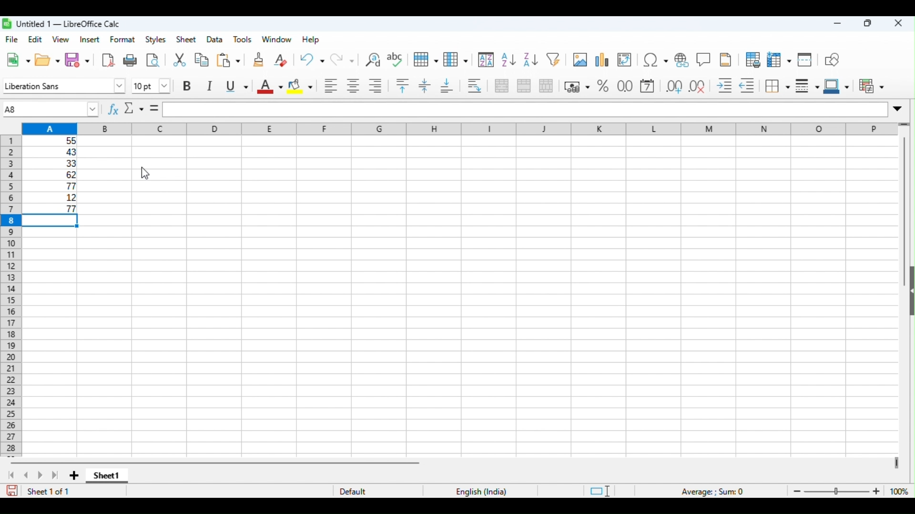 The image size is (915, 514). Describe the element at coordinates (217, 463) in the screenshot. I see `horizontal scroll bar` at that location.